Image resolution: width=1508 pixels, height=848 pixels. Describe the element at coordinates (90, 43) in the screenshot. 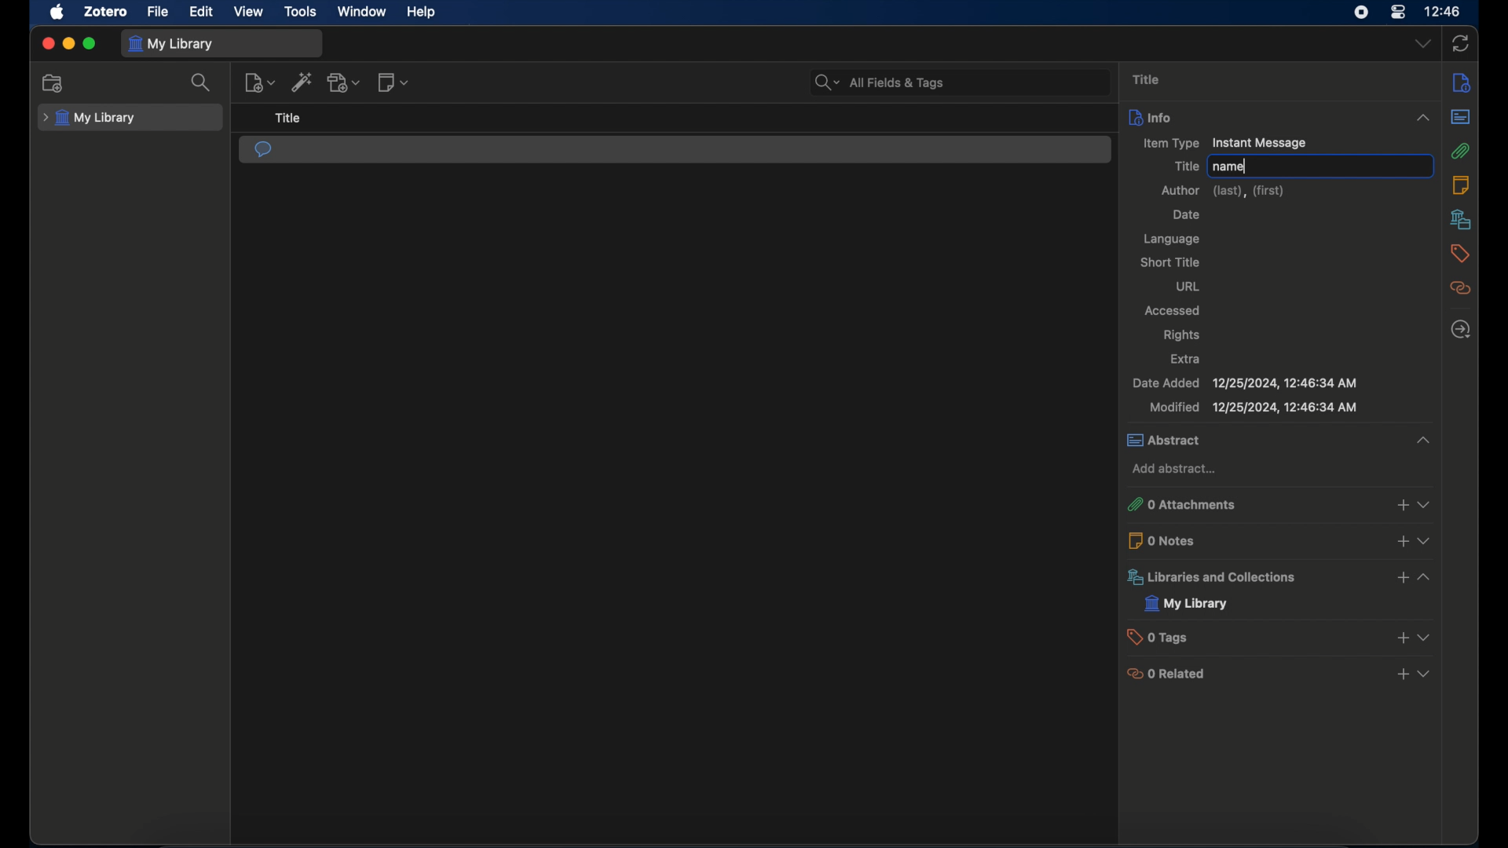

I see `maximize` at that location.